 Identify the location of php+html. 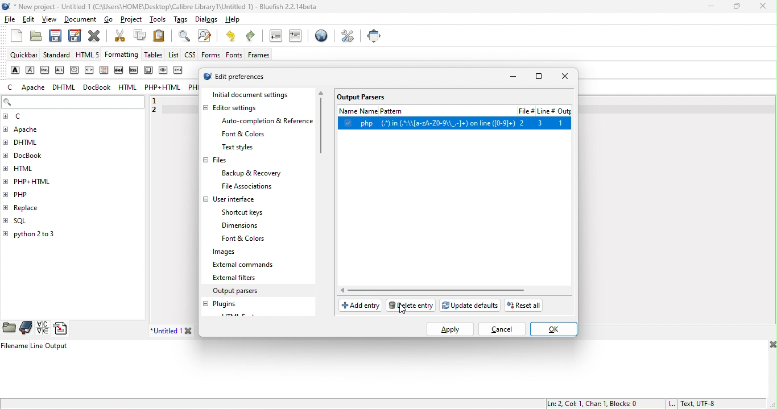
(37, 181).